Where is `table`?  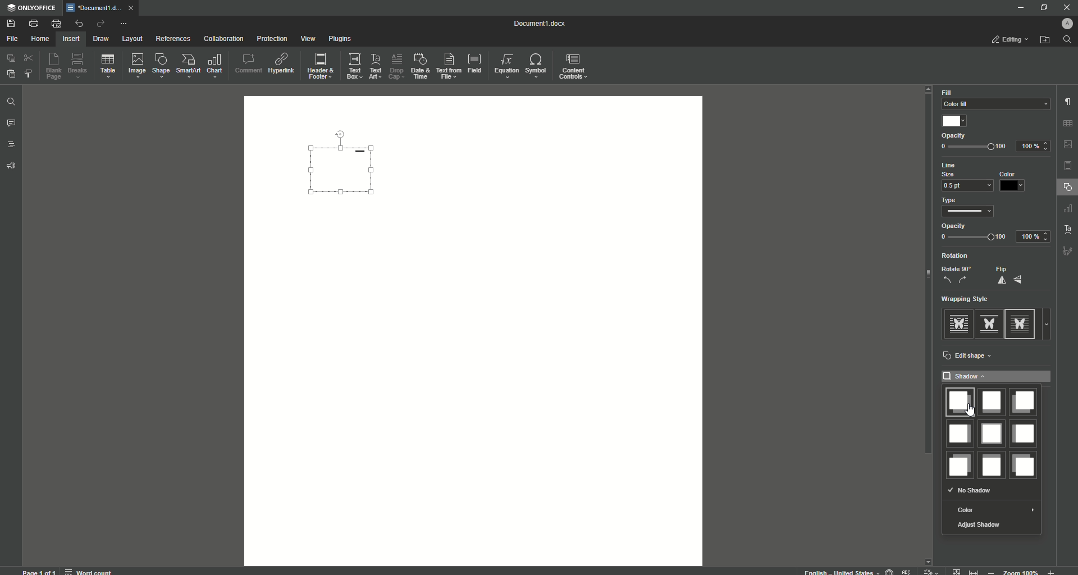 table is located at coordinates (1070, 122).